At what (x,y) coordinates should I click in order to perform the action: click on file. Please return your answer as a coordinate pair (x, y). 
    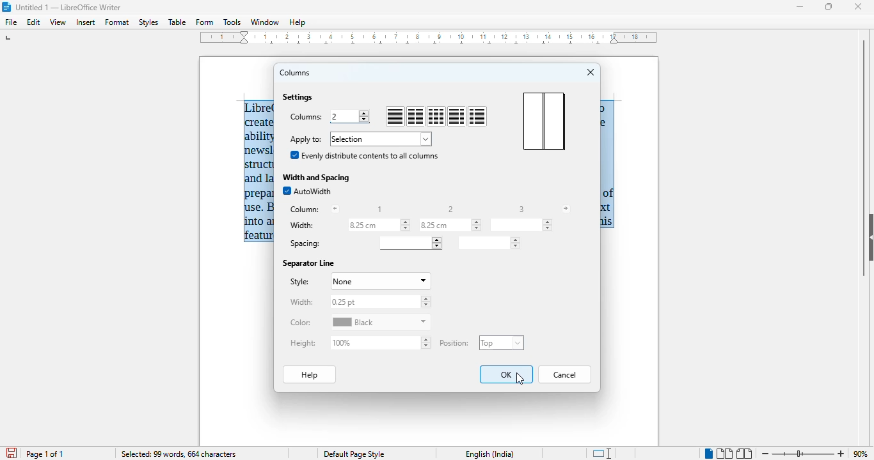
    Looking at the image, I should click on (12, 22).